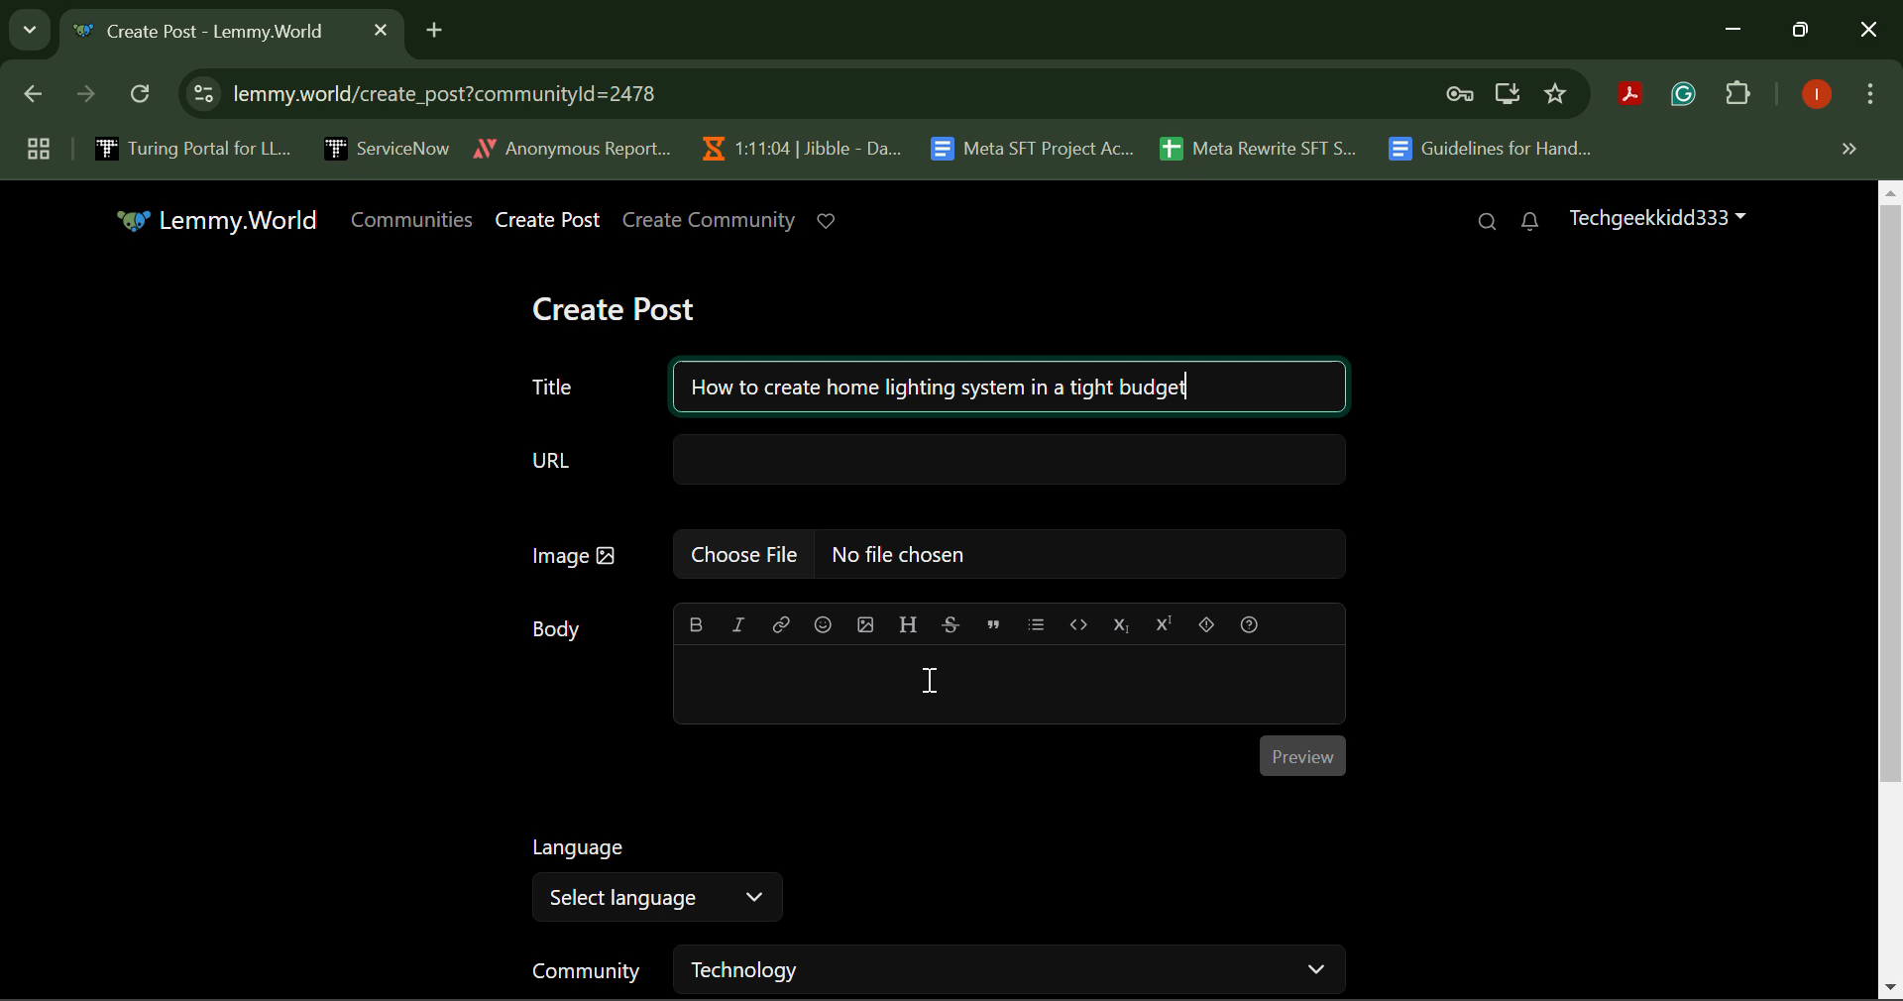 This screenshot has width=1903, height=1001. I want to click on Refresh Page , so click(143, 95).